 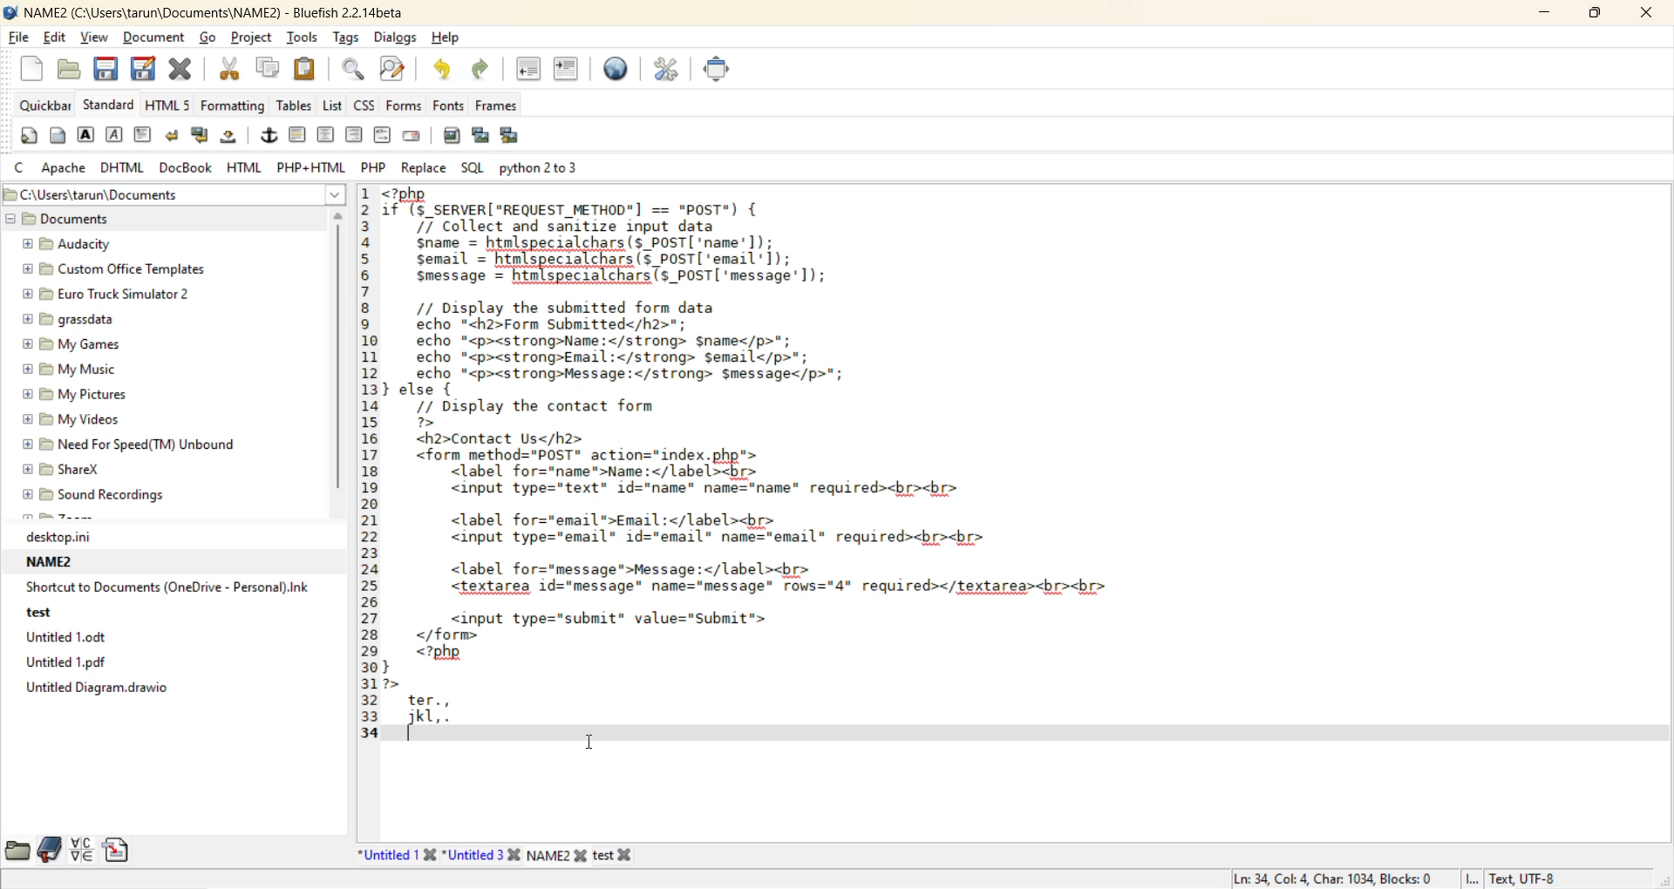 What do you see at coordinates (21, 167) in the screenshot?
I see `c` at bounding box center [21, 167].